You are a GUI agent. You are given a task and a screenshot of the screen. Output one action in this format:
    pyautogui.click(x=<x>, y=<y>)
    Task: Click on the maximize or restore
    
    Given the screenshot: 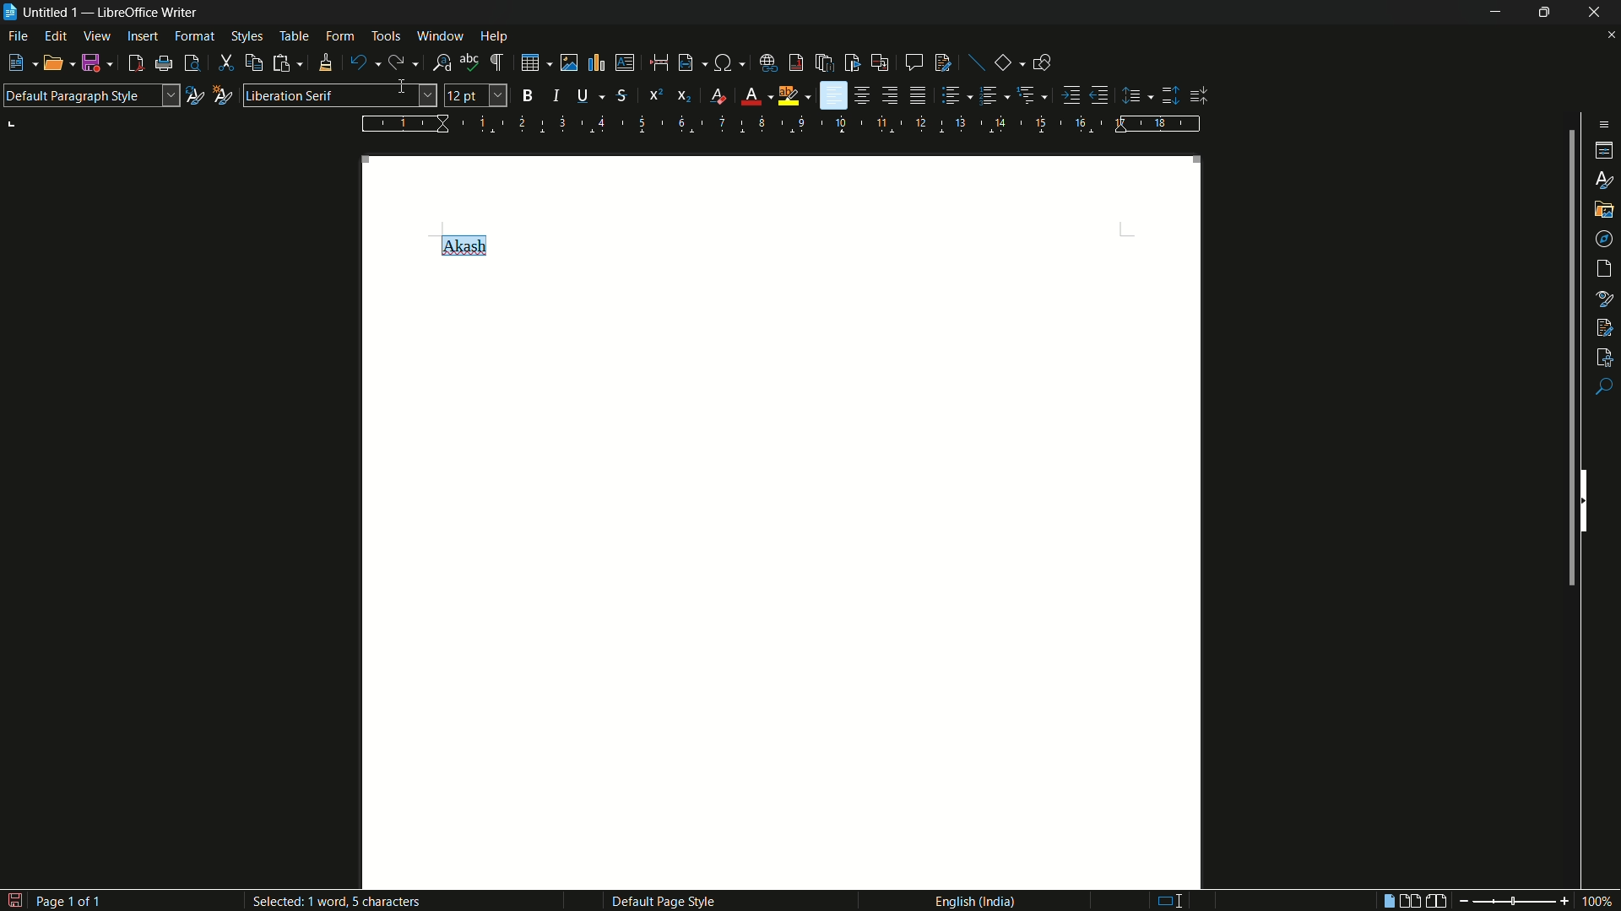 What is the action you would take?
    pyautogui.click(x=1544, y=12)
    